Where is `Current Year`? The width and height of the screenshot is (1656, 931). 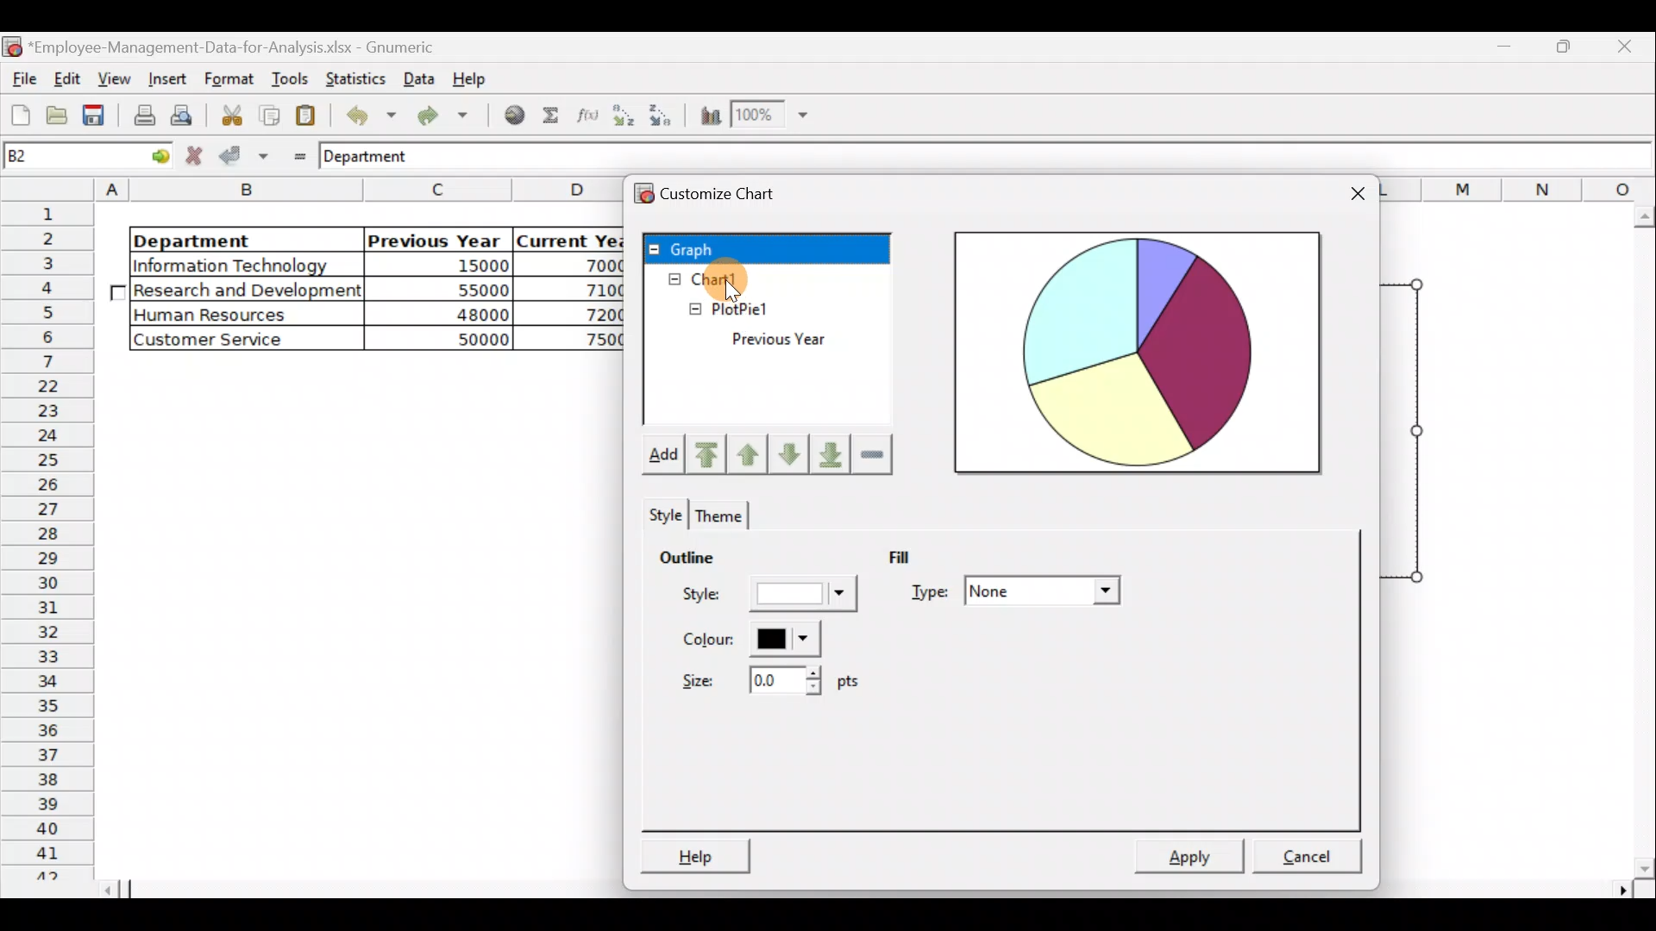
Current Year is located at coordinates (569, 239).